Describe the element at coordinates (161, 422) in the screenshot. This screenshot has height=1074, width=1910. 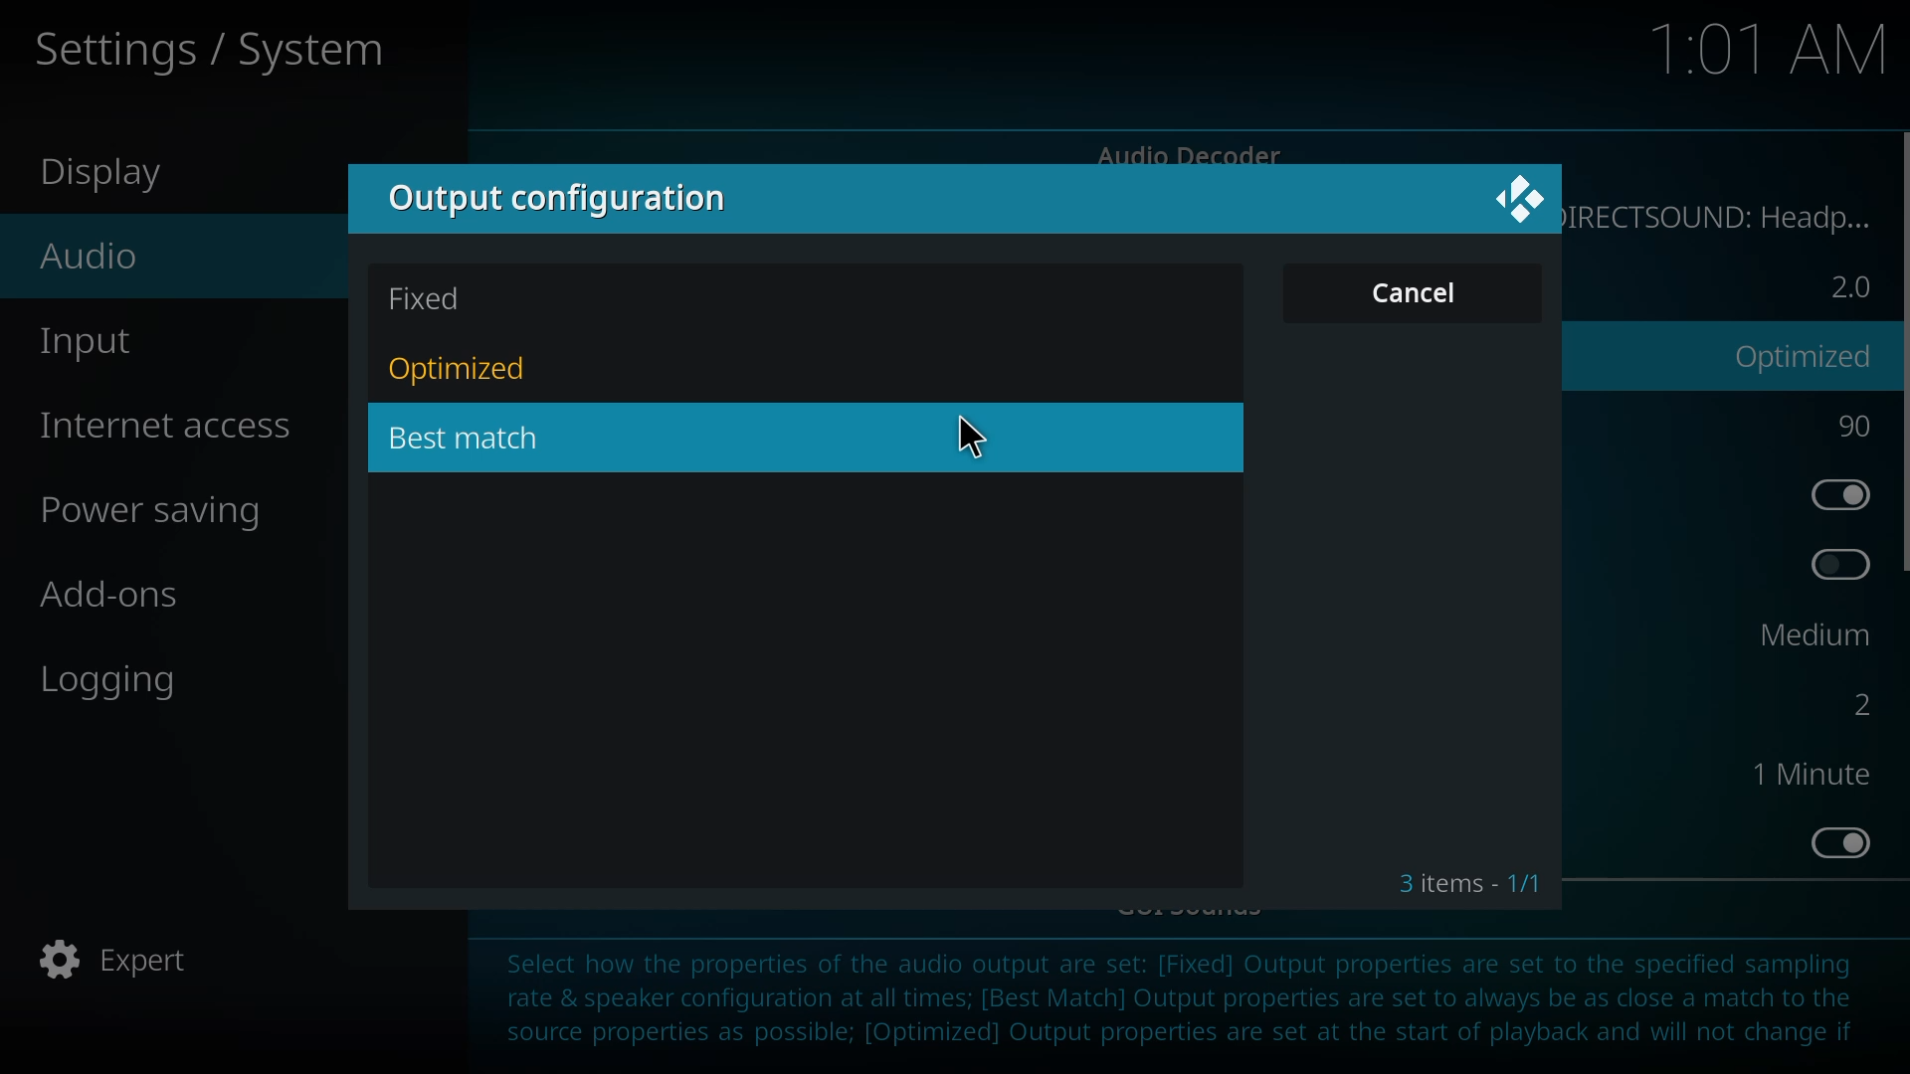
I see `internet access` at that location.